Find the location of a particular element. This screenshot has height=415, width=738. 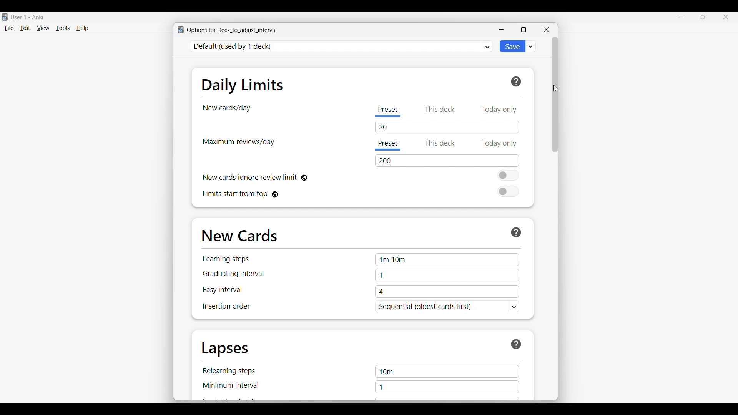

This deck is located at coordinates (438, 144).